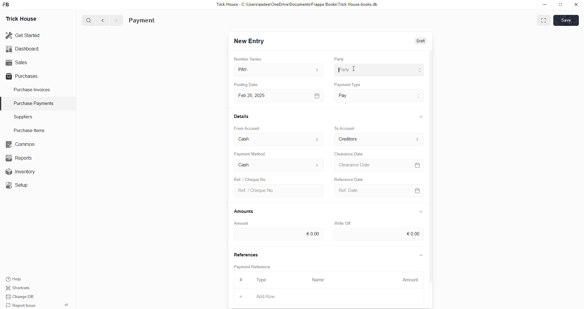 The image size is (584, 309). Describe the element at coordinates (256, 95) in the screenshot. I see `Feb 25, 2025` at that location.